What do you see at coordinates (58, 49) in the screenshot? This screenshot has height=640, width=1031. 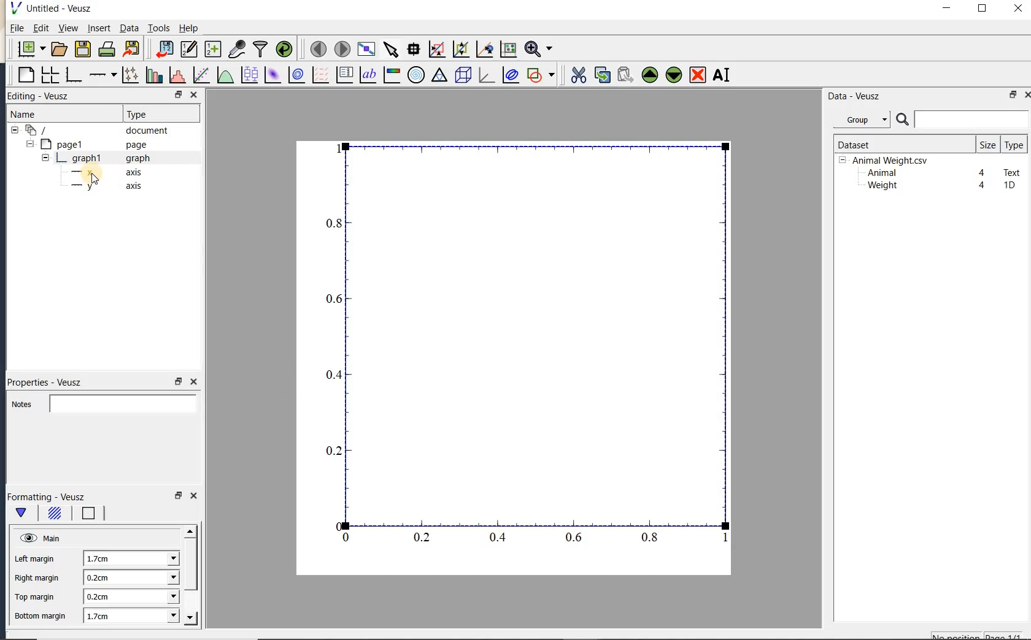 I see `open a document` at bounding box center [58, 49].